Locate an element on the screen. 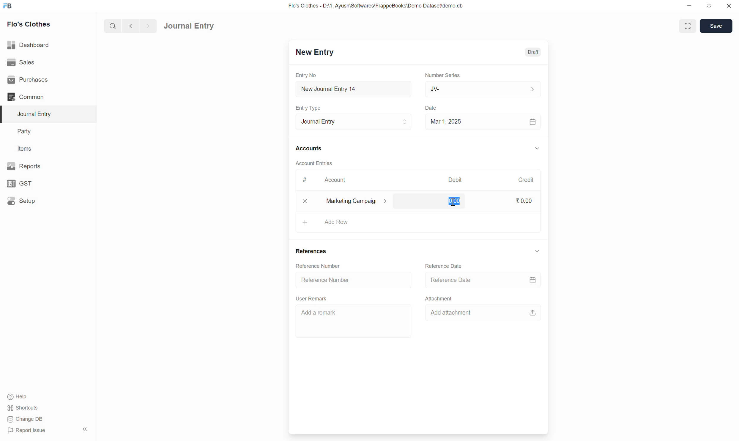 The image size is (739, 441). Add a remark is located at coordinates (317, 313).